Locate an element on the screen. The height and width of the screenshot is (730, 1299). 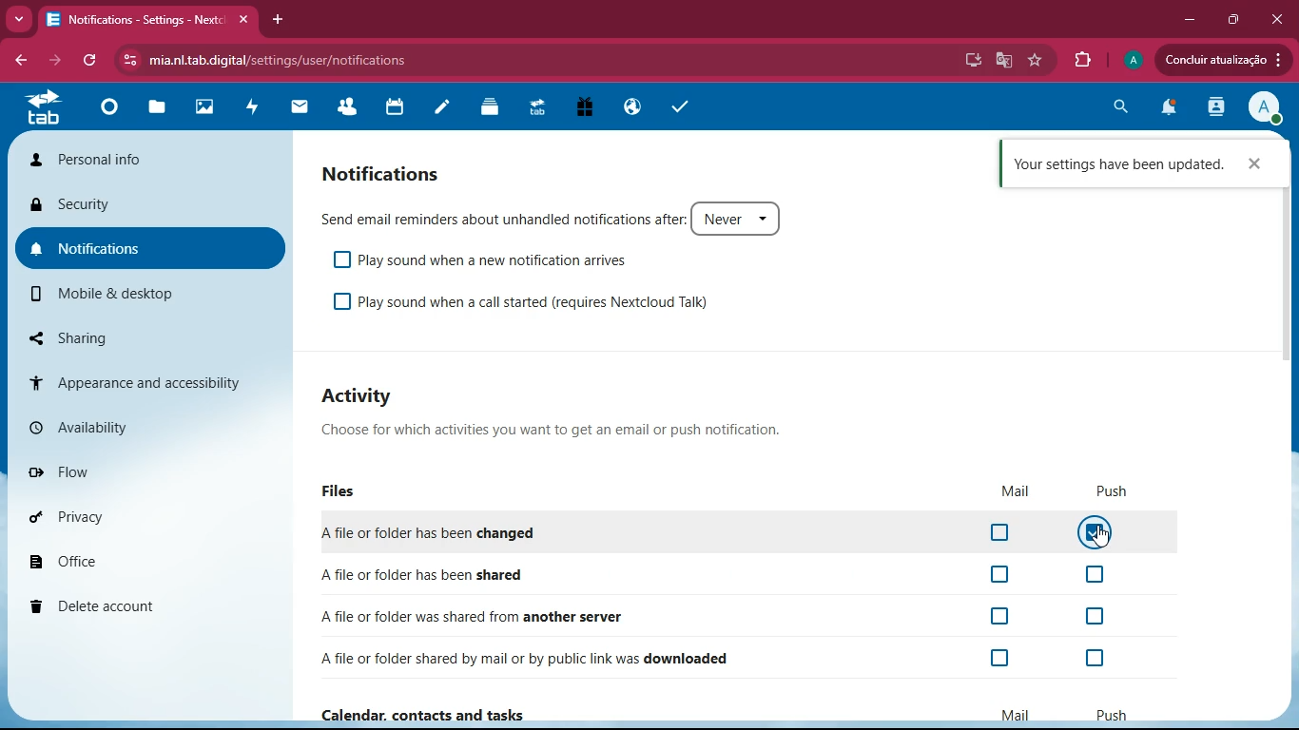
files is located at coordinates (341, 491).